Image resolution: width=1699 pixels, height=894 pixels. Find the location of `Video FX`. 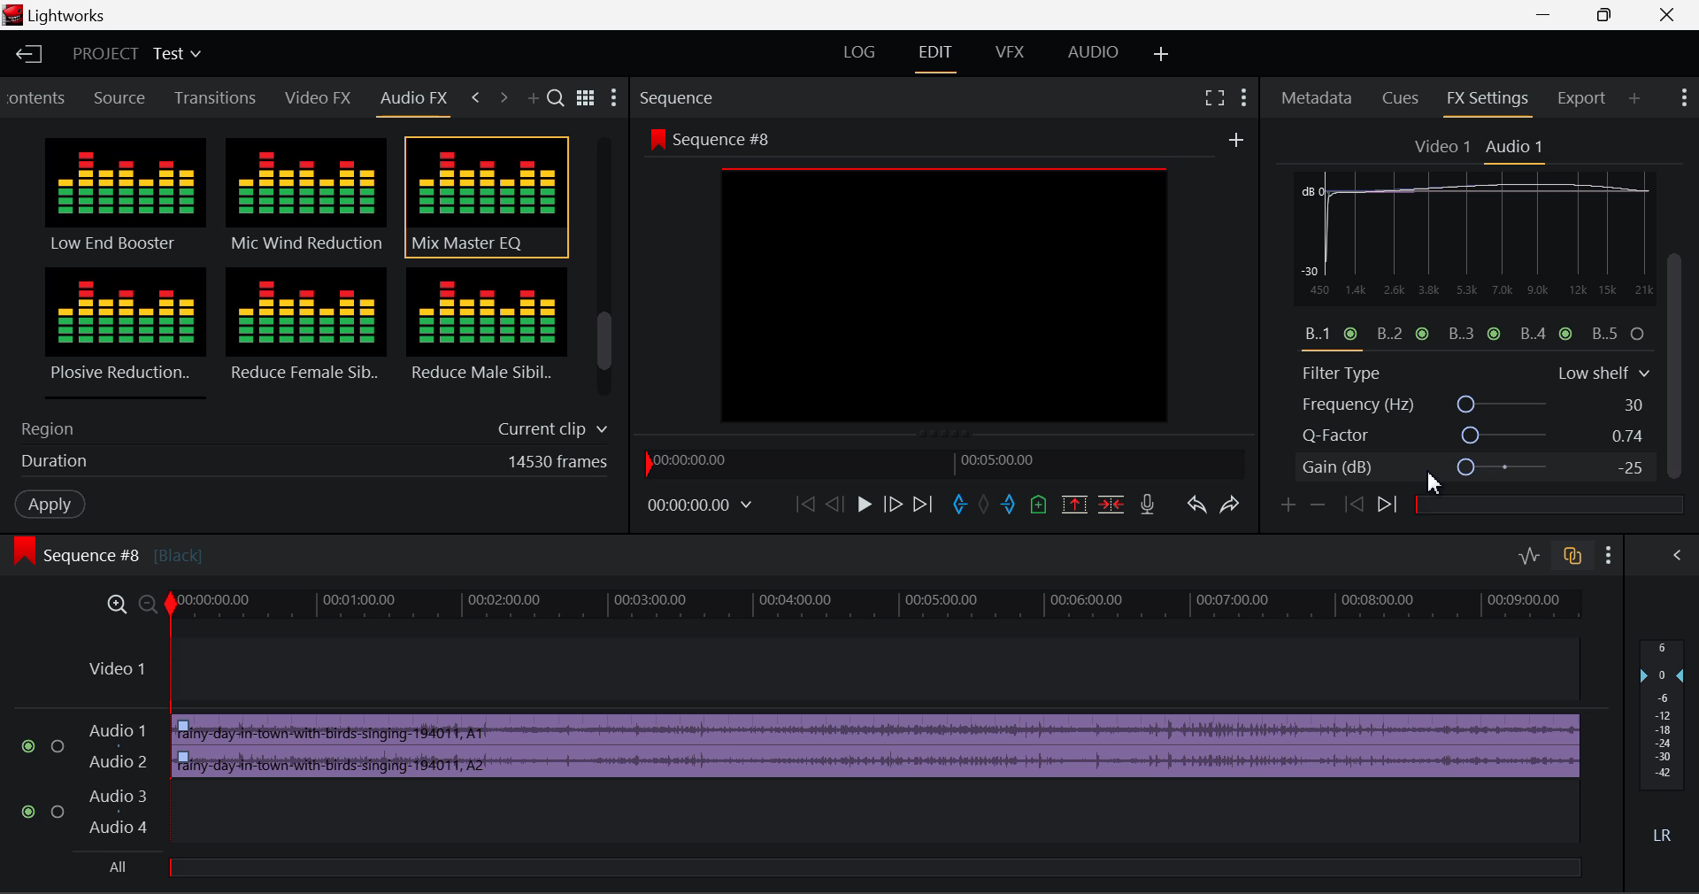

Video FX is located at coordinates (313, 99).